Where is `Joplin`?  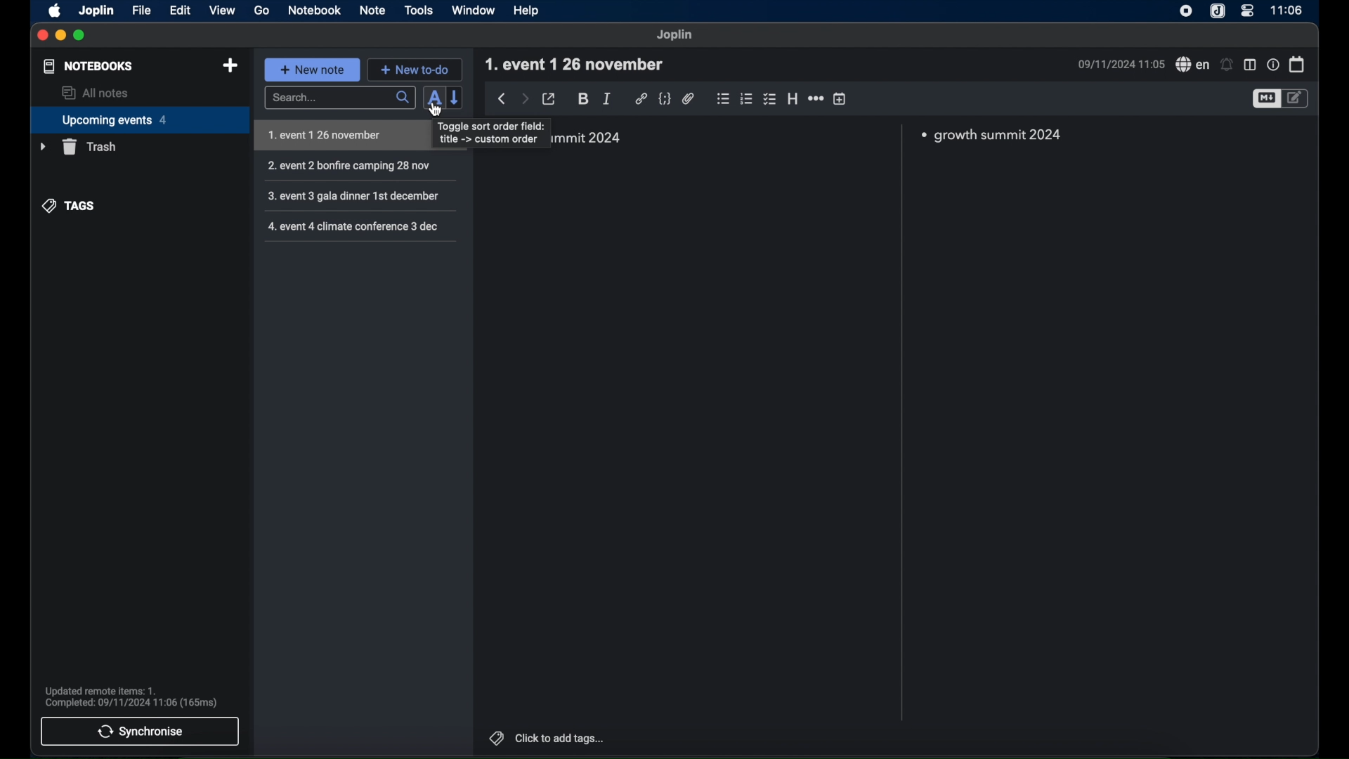
Joplin is located at coordinates (674, 35).